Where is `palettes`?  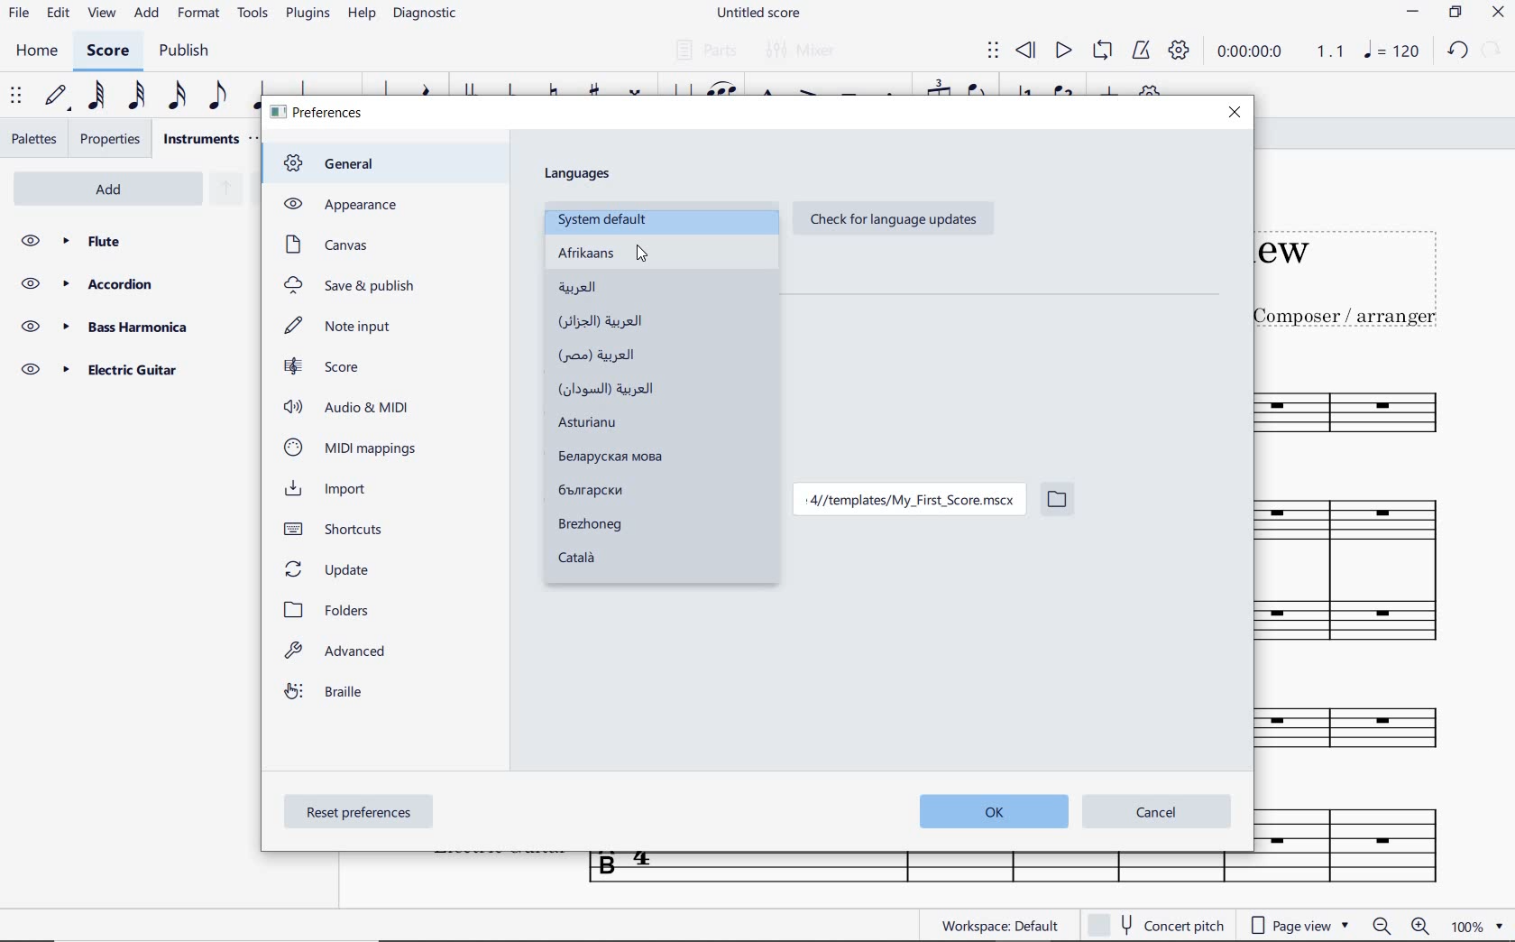
palettes is located at coordinates (36, 137).